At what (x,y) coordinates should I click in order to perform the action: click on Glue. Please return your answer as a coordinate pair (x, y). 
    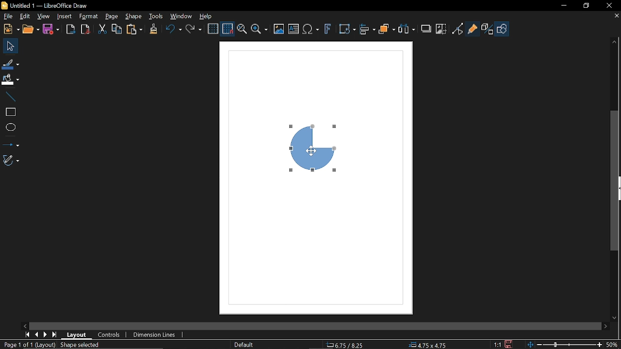
    Looking at the image, I should click on (473, 28).